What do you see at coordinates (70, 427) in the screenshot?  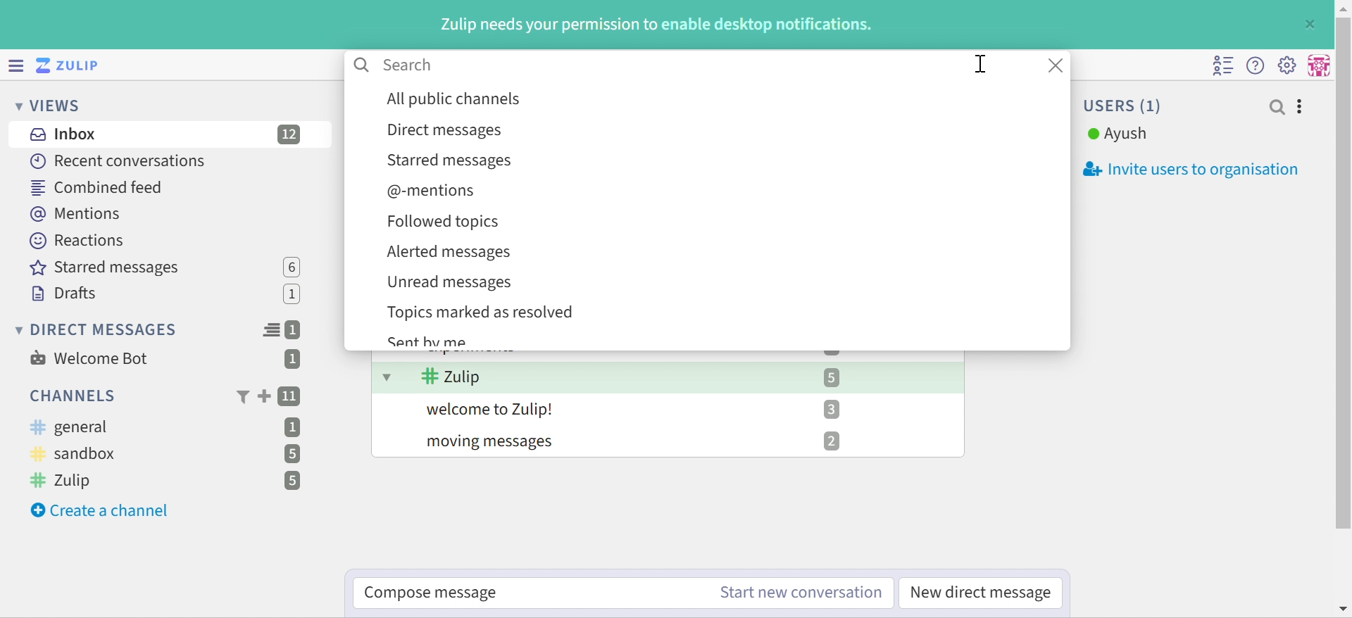 I see `#general` at bounding box center [70, 427].